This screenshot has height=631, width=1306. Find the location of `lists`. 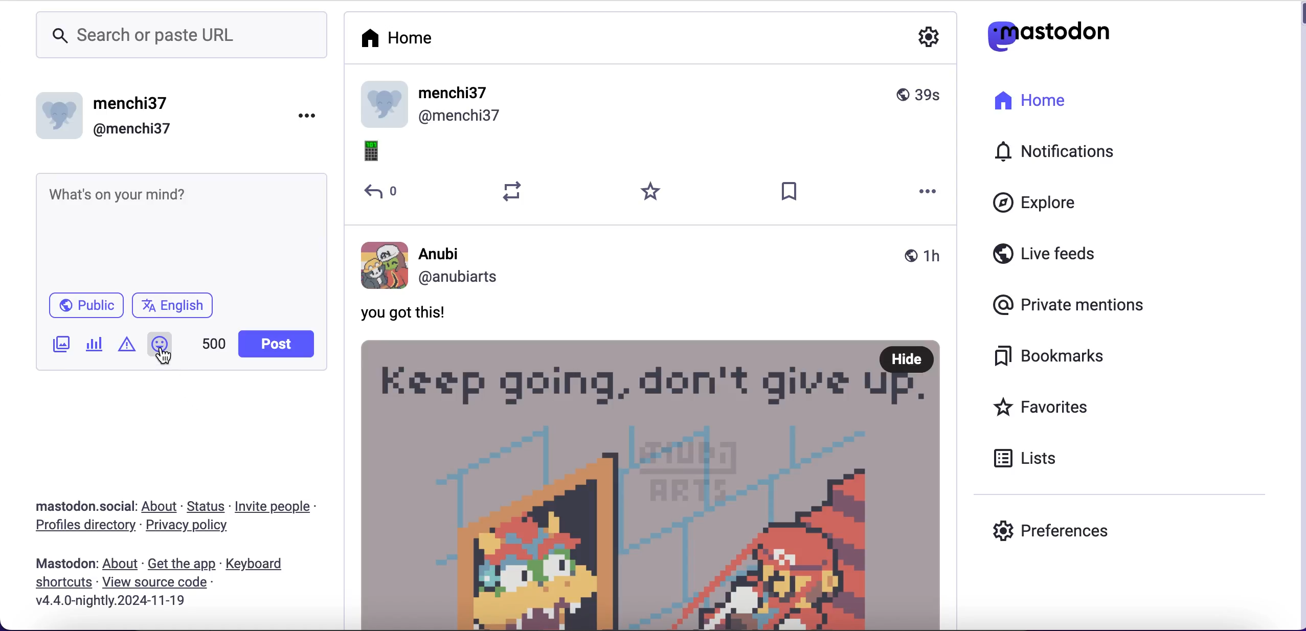

lists is located at coordinates (1028, 459).